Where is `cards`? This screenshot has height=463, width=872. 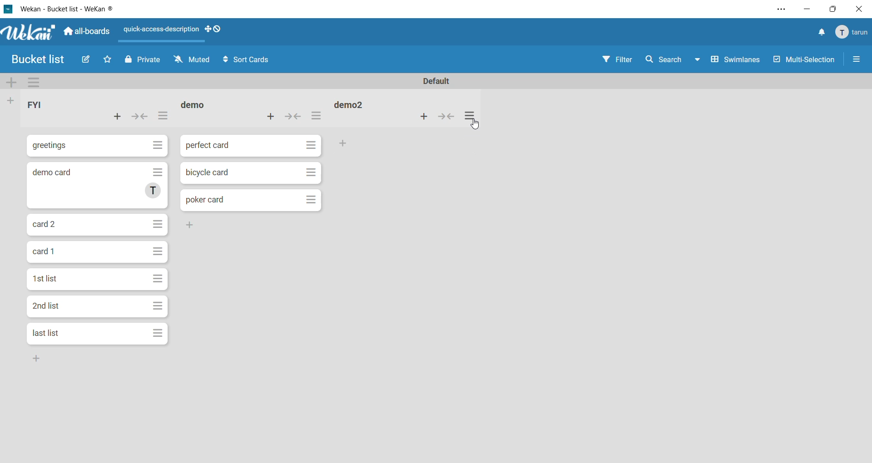
cards is located at coordinates (252, 199).